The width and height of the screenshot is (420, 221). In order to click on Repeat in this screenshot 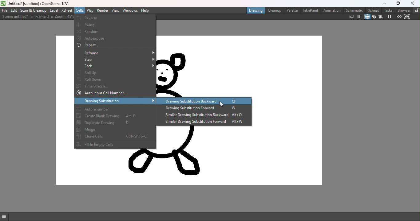, I will do `click(115, 45)`.